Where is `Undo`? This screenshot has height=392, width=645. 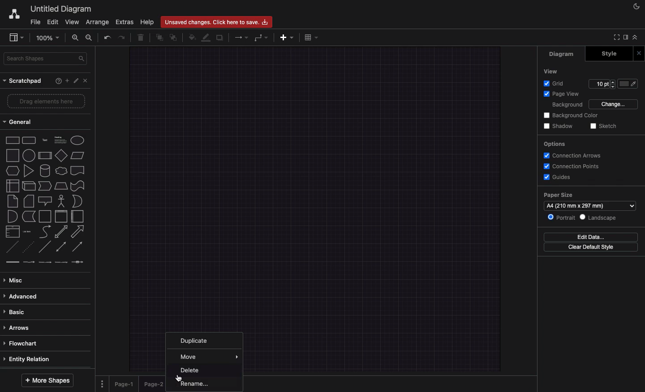
Undo is located at coordinates (108, 37).